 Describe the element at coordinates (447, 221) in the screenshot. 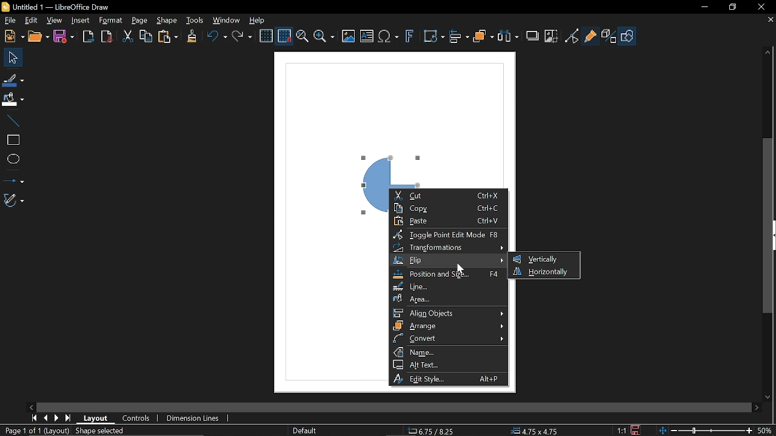

I see `Paste    Ctrl+V` at that location.